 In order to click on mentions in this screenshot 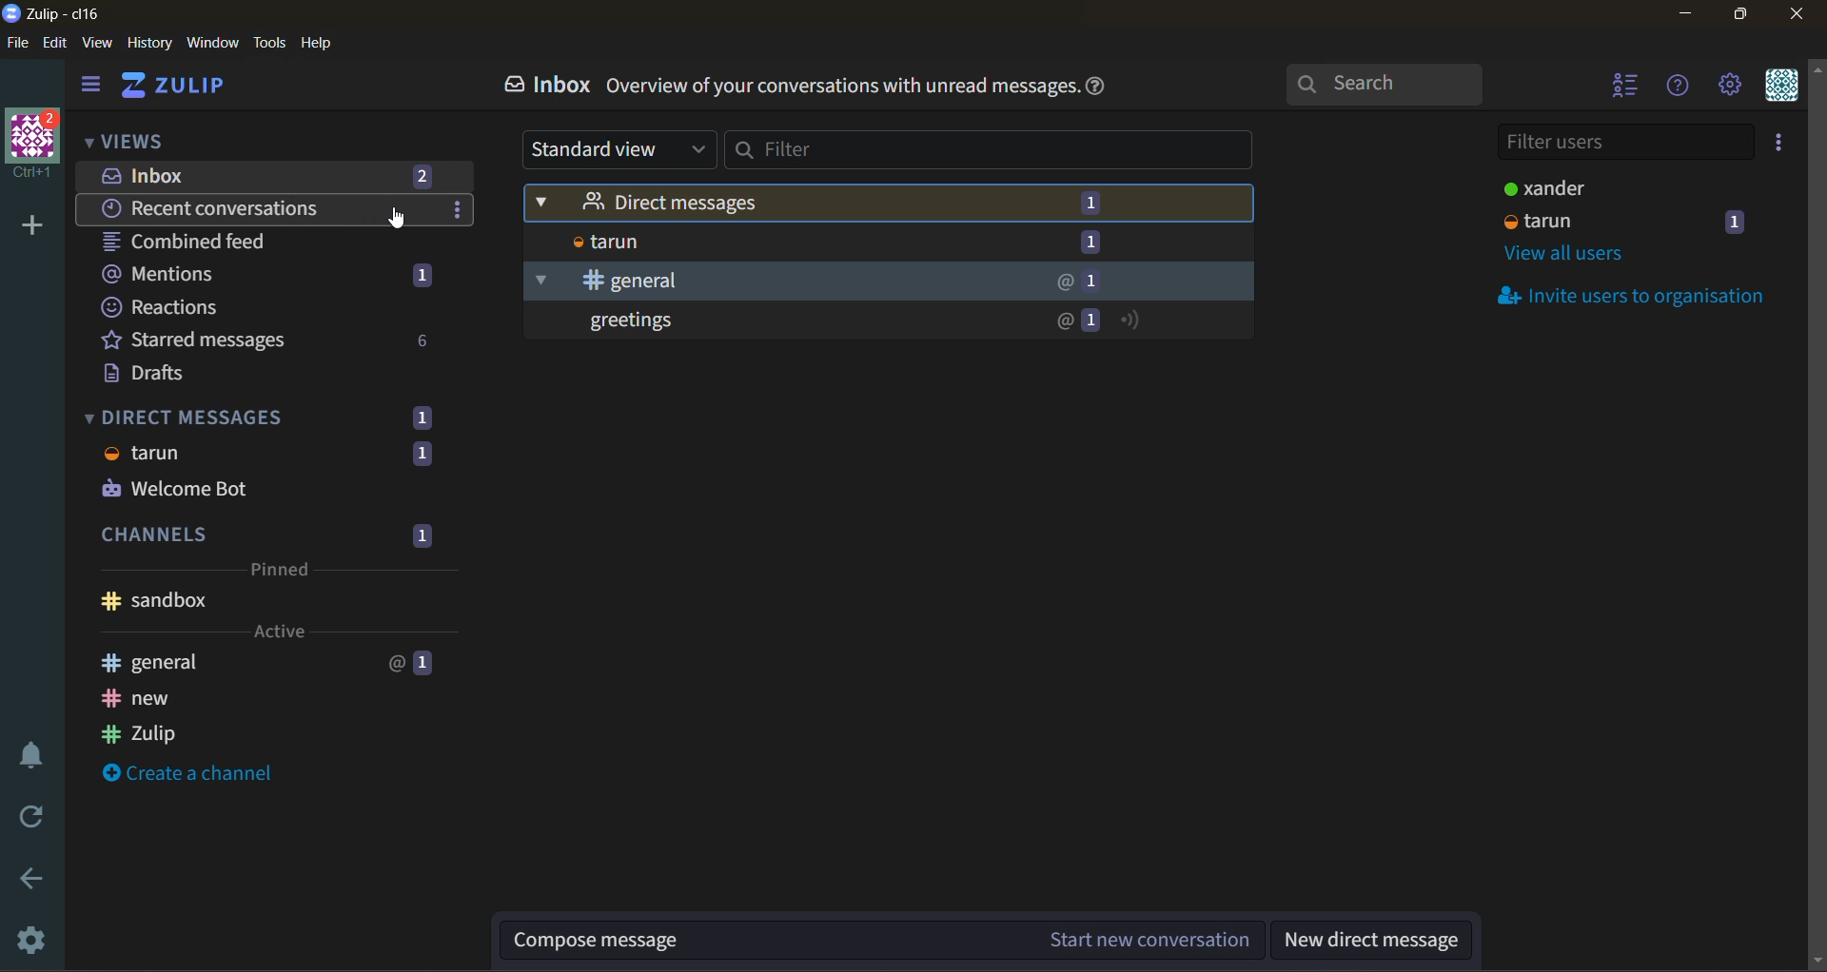, I will do `click(265, 272)`.